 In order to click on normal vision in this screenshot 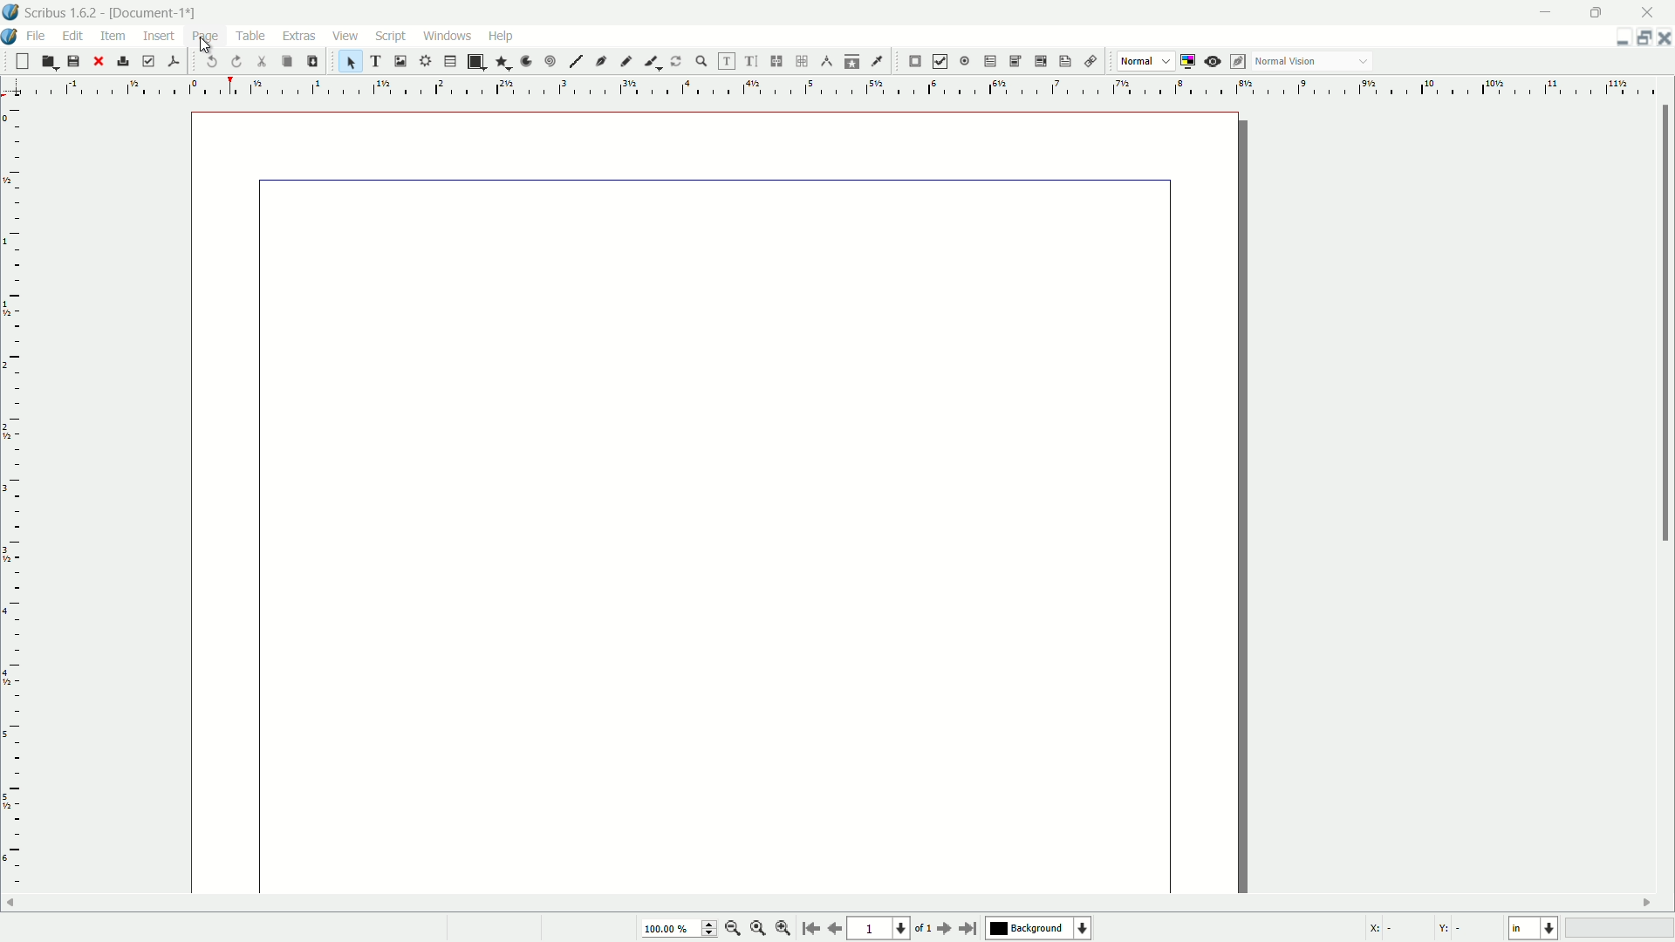, I will do `click(1287, 62)`.